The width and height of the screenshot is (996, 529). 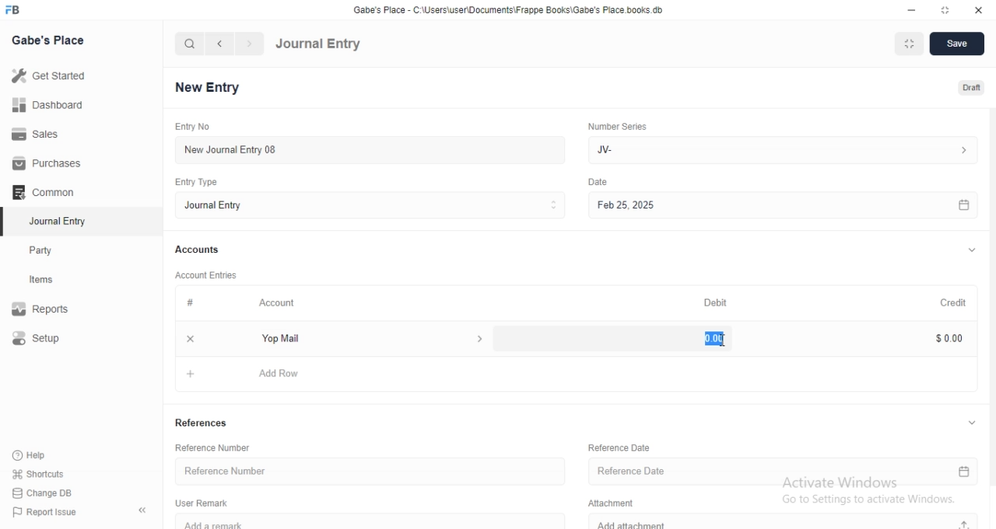 What do you see at coordinates (369, 206) in the screenshot?
I see `Journal Entry` at bounding box center [369, 206].